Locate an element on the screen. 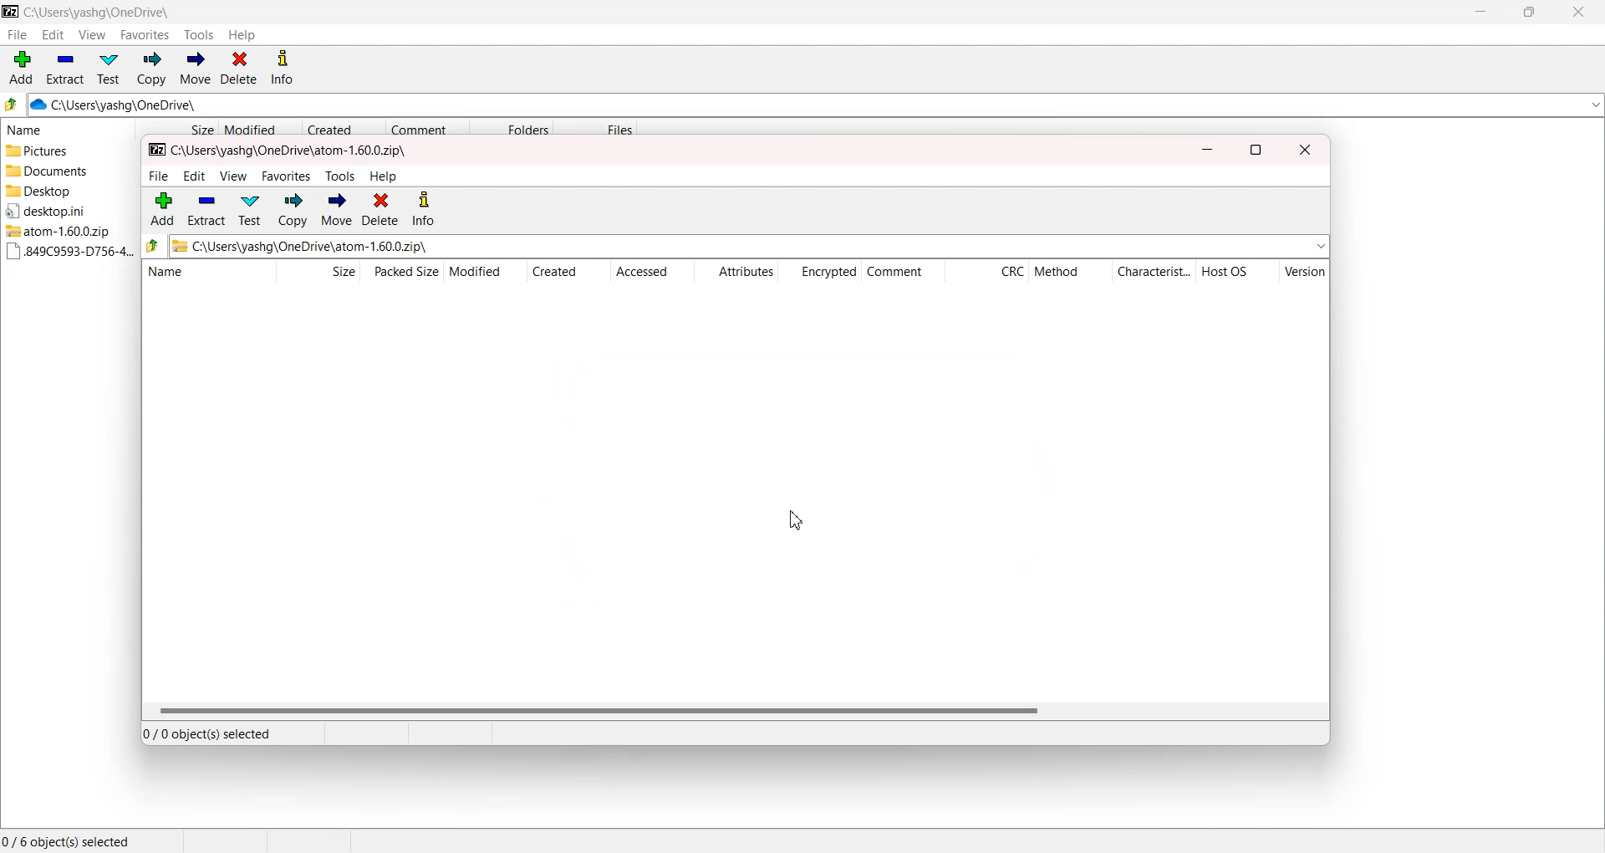 Image resolution: width=1605 pixels, height=853 pixels. Folders is located at coordinates (511, 127).